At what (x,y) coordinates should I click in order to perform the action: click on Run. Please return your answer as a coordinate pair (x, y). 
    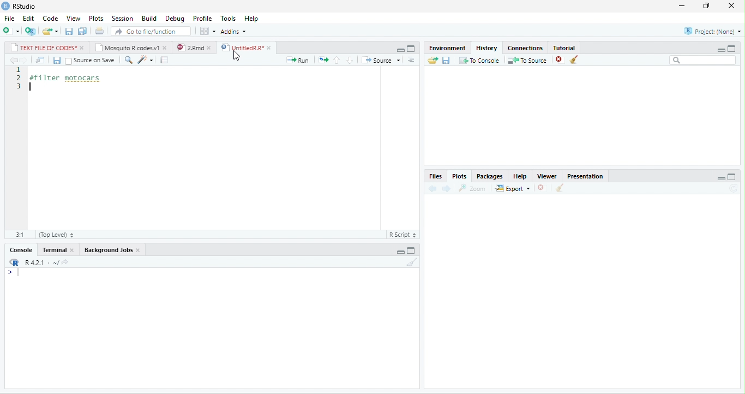
    Looking at the image, I should click on (297, 60).